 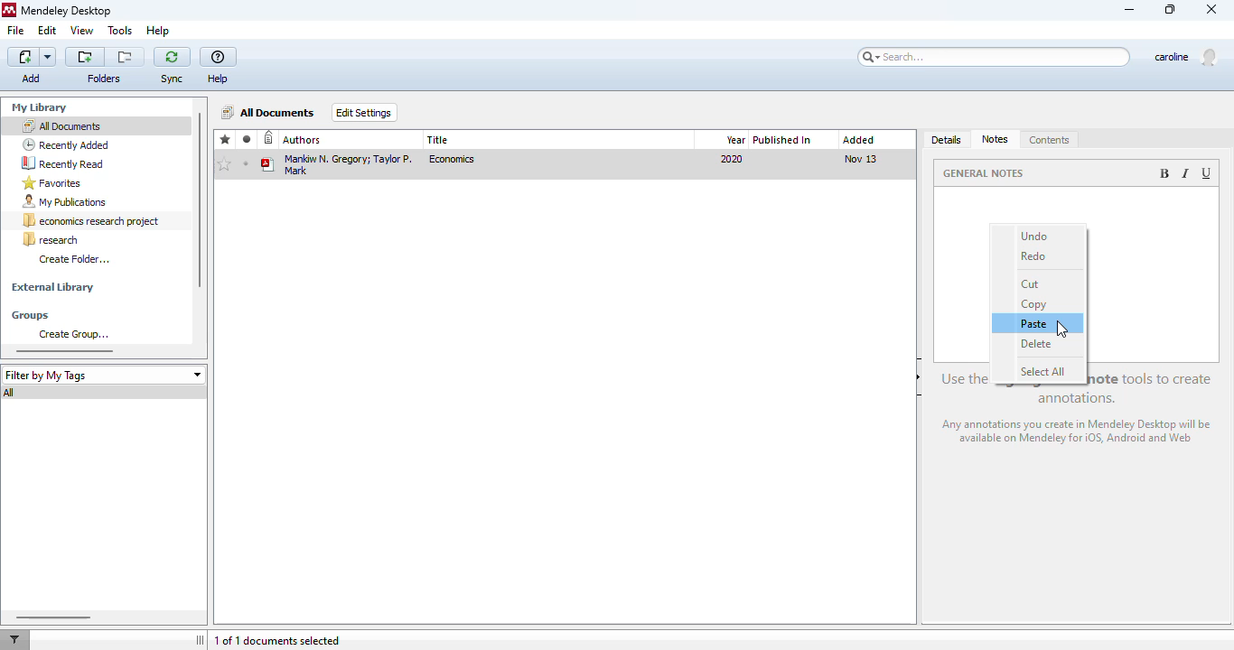 What do you see at coordinates (66, 144) in the screenshot?
I see `recently added` at bounding box center [66, 144].